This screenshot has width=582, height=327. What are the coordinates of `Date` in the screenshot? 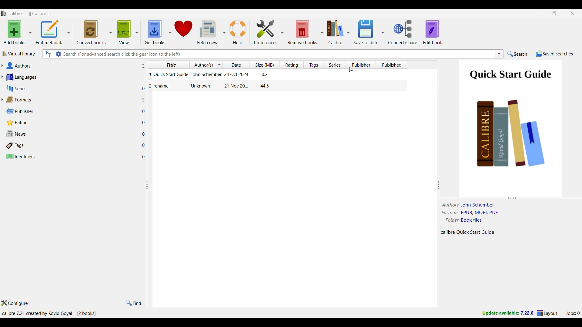 It's located at (237, 74).